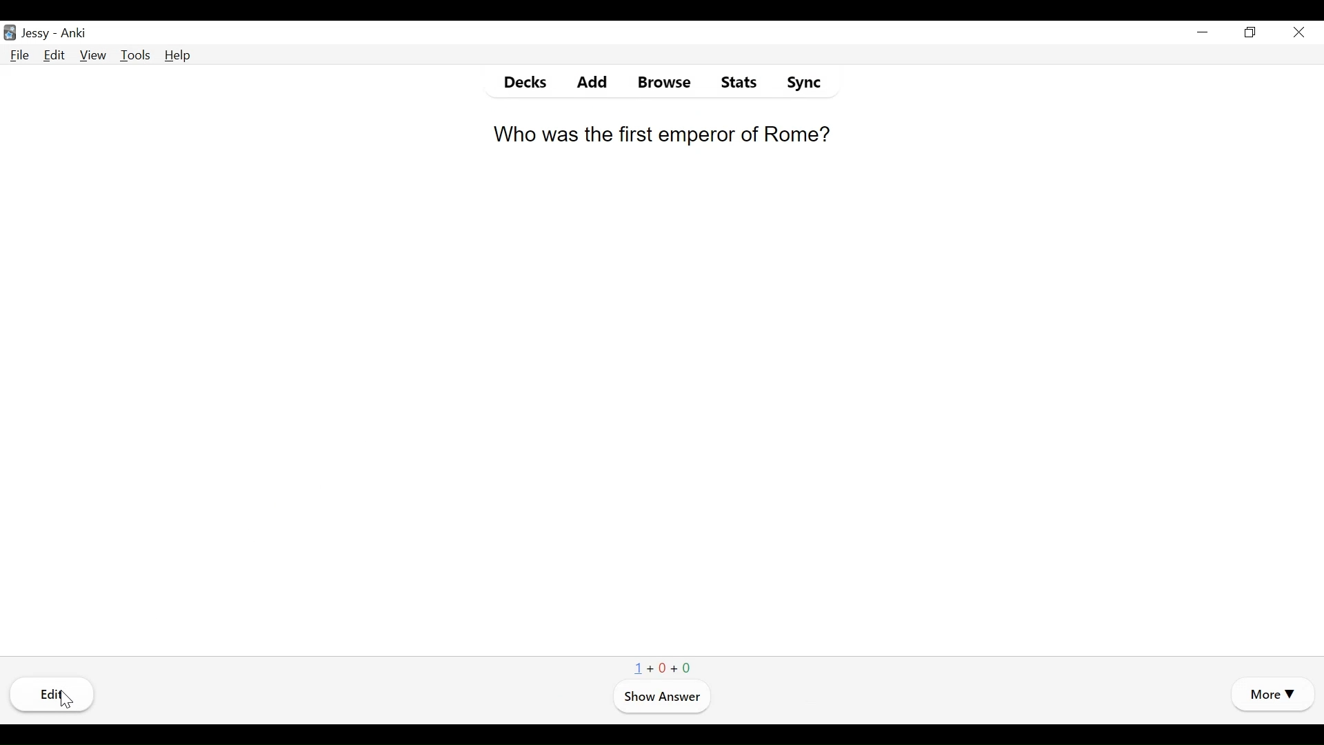  What do you see at coordinates (661, 697) in the screenshot?
I see `Show Answer` at bounding box center [661, 697].